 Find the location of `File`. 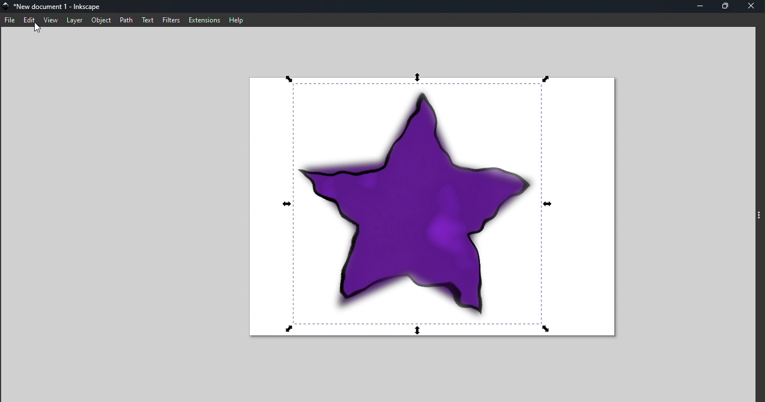

File is located at coordinates (10, 18).